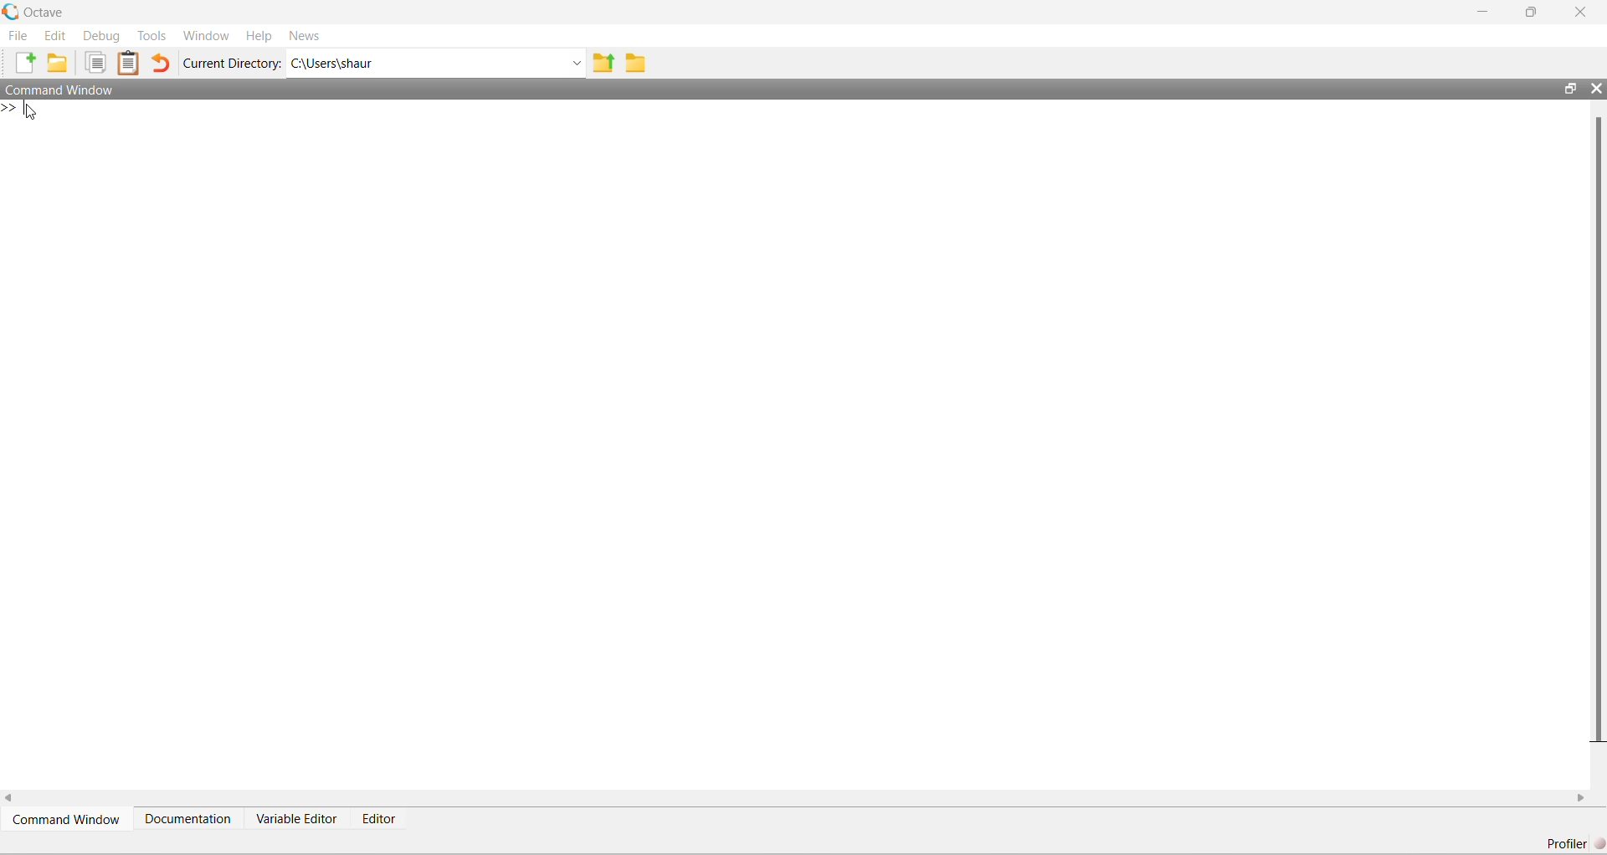  Describe the element at coordinates (380, 817) in the screenshot. I see `Editor` at that location.